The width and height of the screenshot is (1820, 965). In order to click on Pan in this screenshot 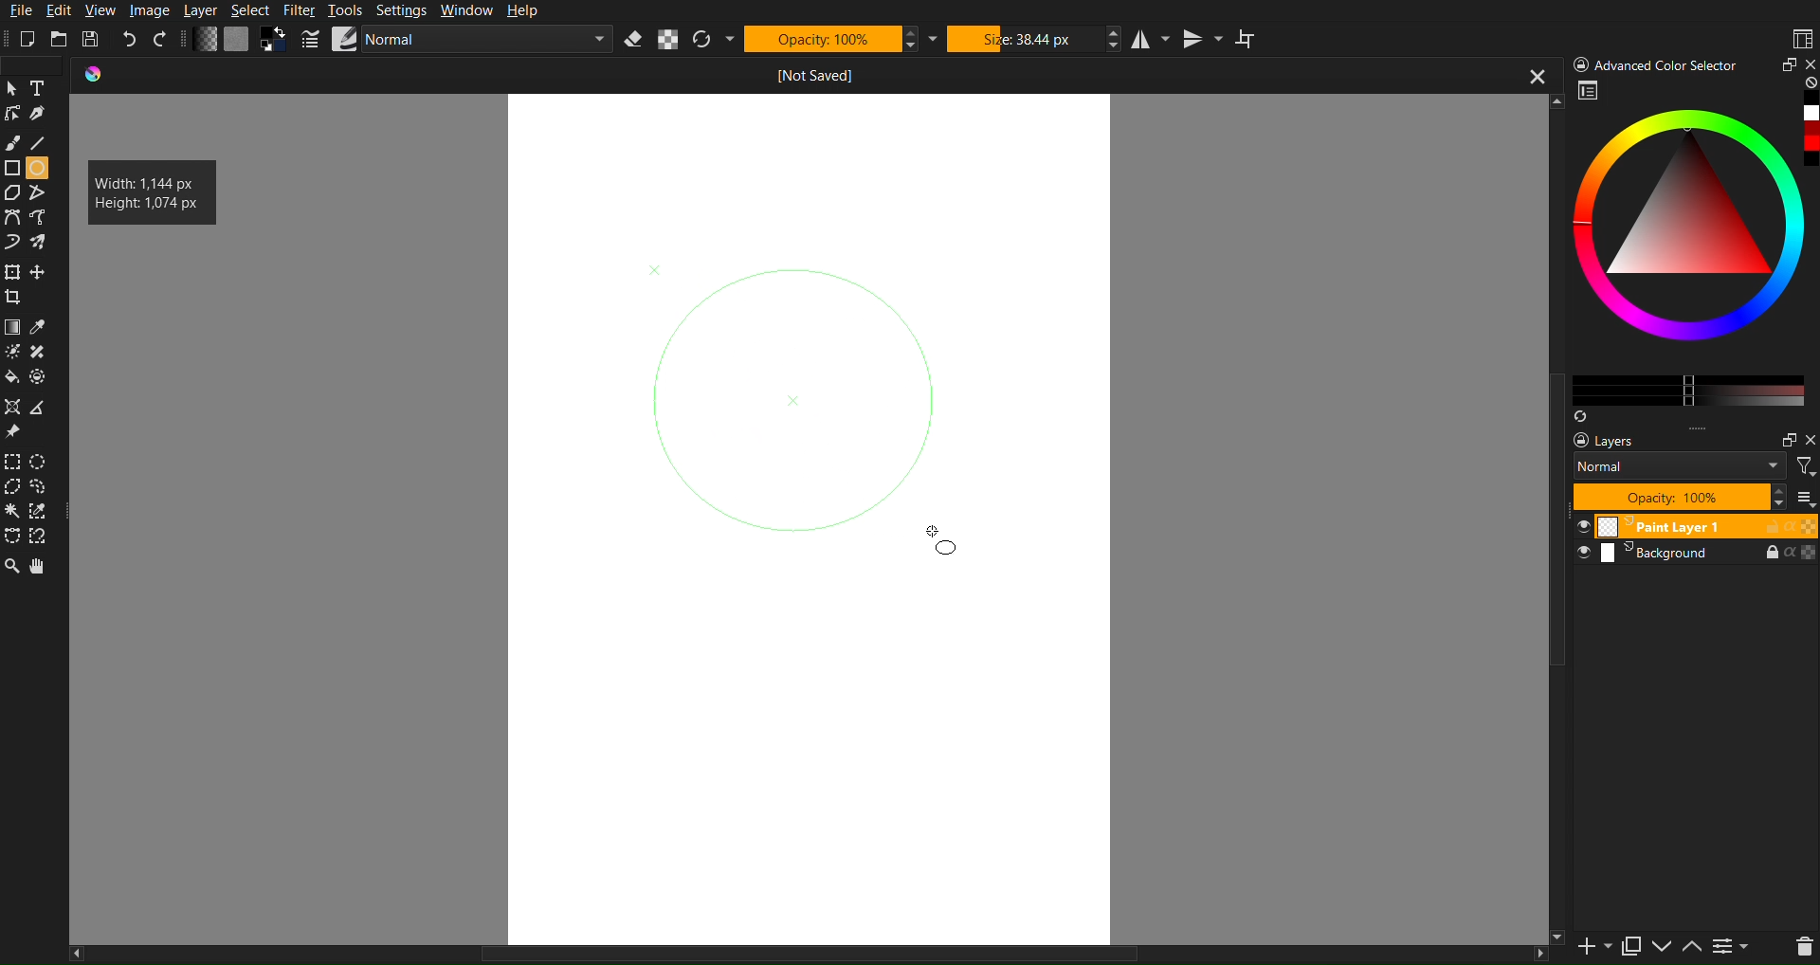, I will do `click(44, 569)`.